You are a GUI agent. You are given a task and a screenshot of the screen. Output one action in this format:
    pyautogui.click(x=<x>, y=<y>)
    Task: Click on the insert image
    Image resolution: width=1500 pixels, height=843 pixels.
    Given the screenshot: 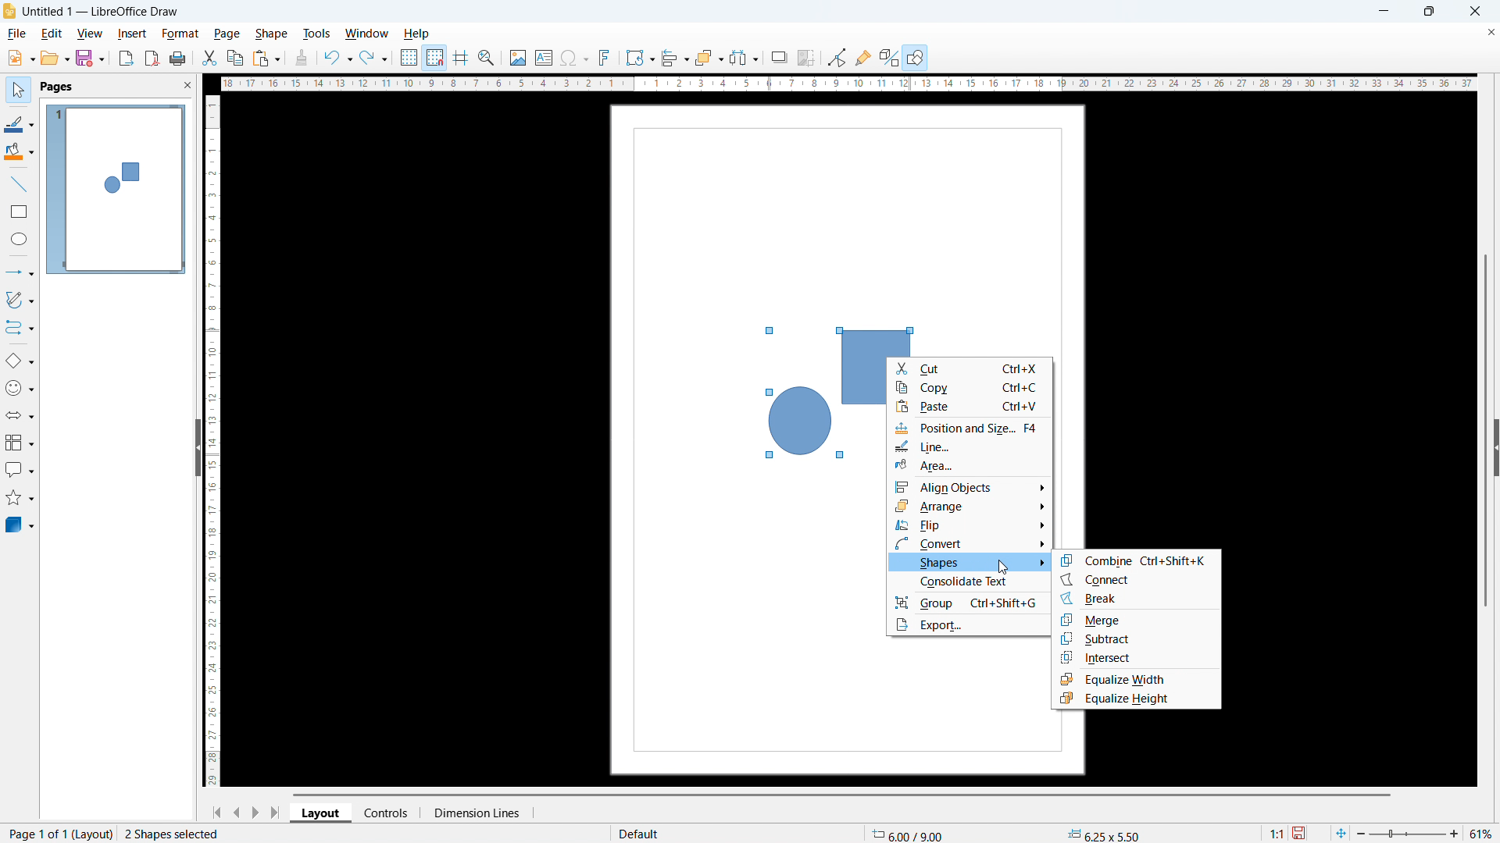 What is the action you would take?
    pyautogui.click(x=518, y=59)
    